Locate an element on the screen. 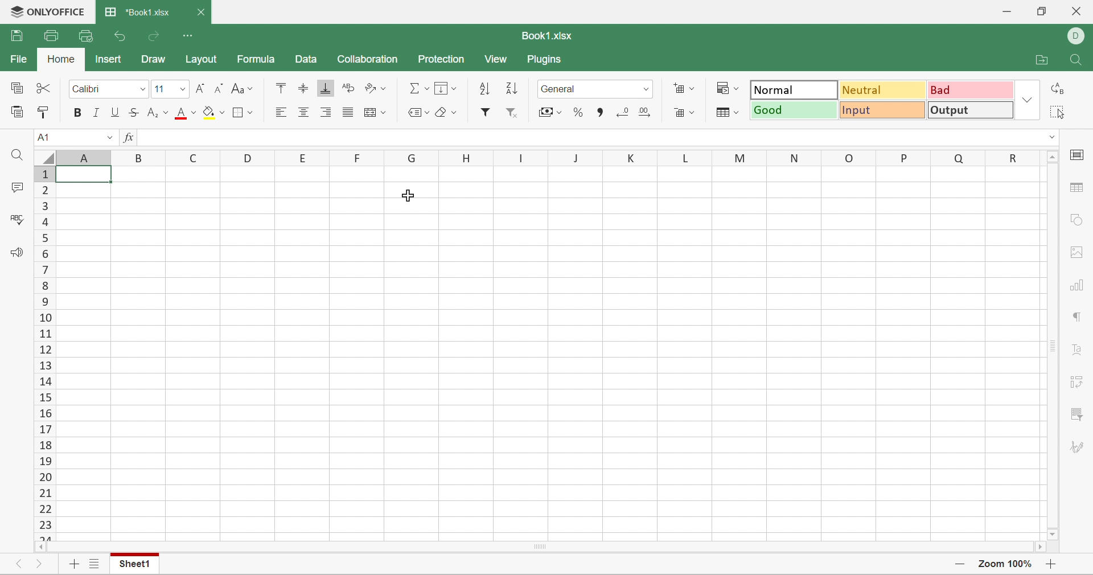 The image size is (1093, 575). H is located at coordinates (464, 158).